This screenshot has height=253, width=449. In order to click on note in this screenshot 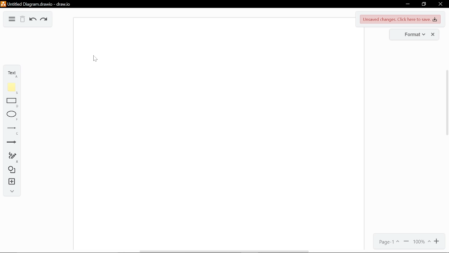, I will do `click(9, 87)`.